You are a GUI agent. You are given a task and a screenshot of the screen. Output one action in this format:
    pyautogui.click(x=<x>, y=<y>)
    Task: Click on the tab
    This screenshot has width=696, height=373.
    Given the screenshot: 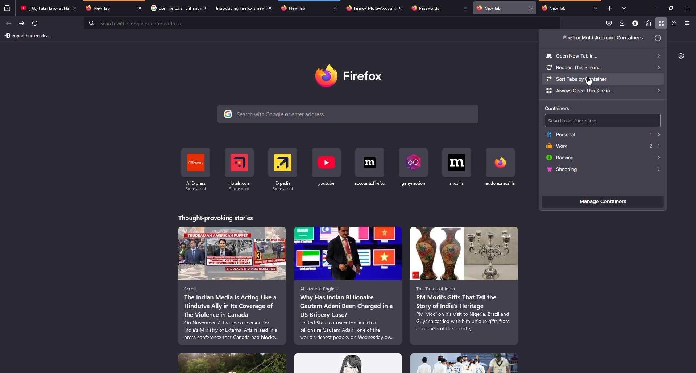 What is the action you would take?
    pyautogui.click(x=433, y=8)
    